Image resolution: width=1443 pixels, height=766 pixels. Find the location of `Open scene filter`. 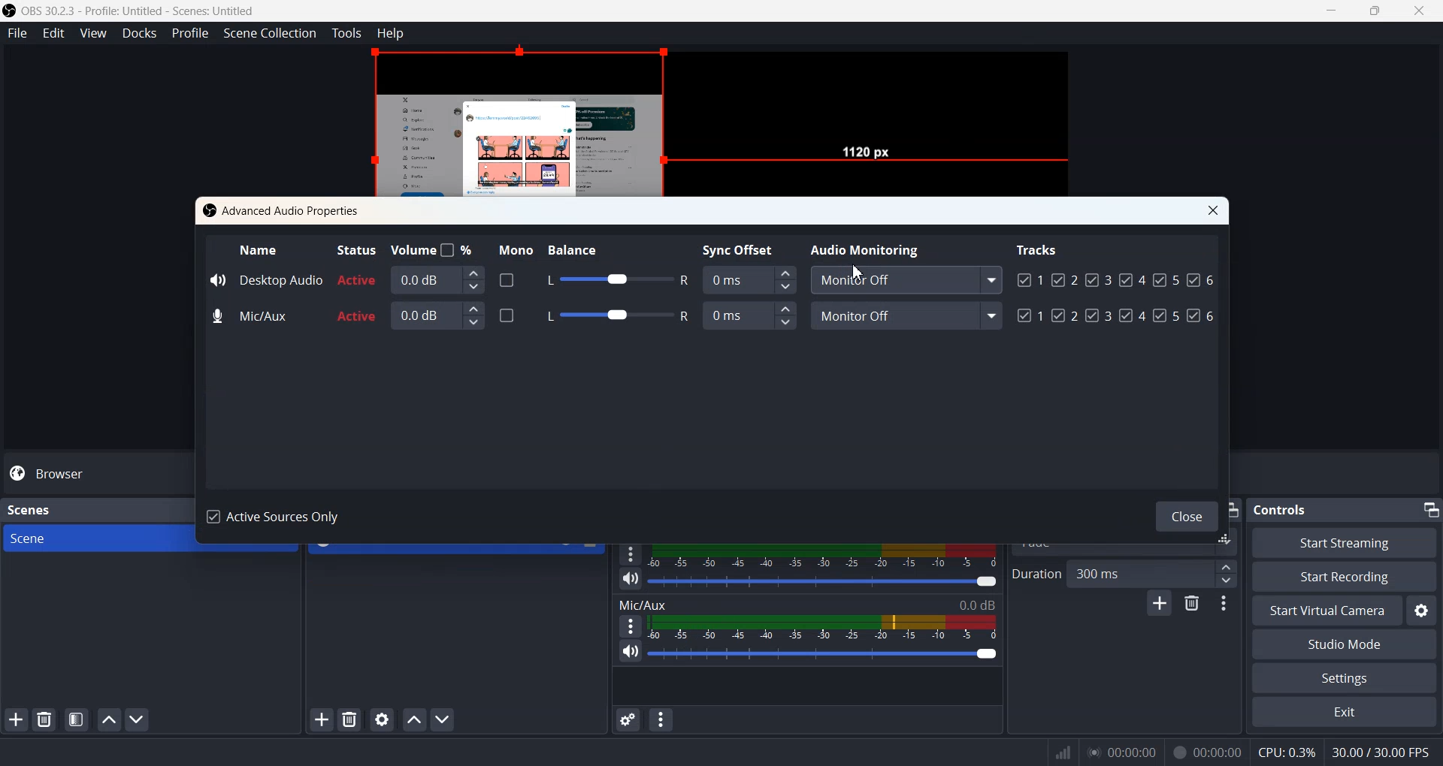

Open scene filter is located at coordinates (76, 721).